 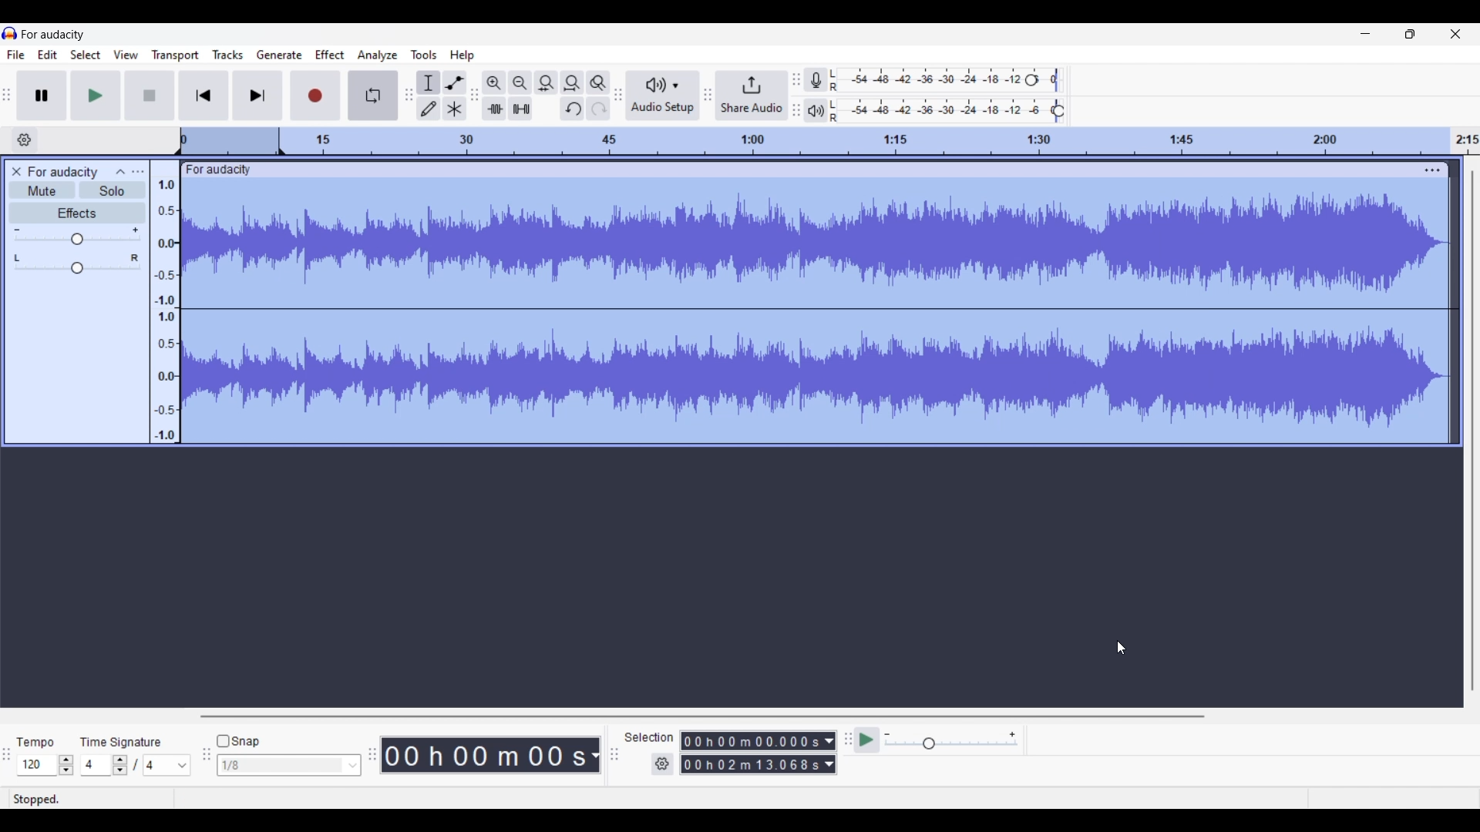 What do you see at coordinates (662, 764) in the screenshot?
I see `Selection settings` at bounding box center [662, 764].